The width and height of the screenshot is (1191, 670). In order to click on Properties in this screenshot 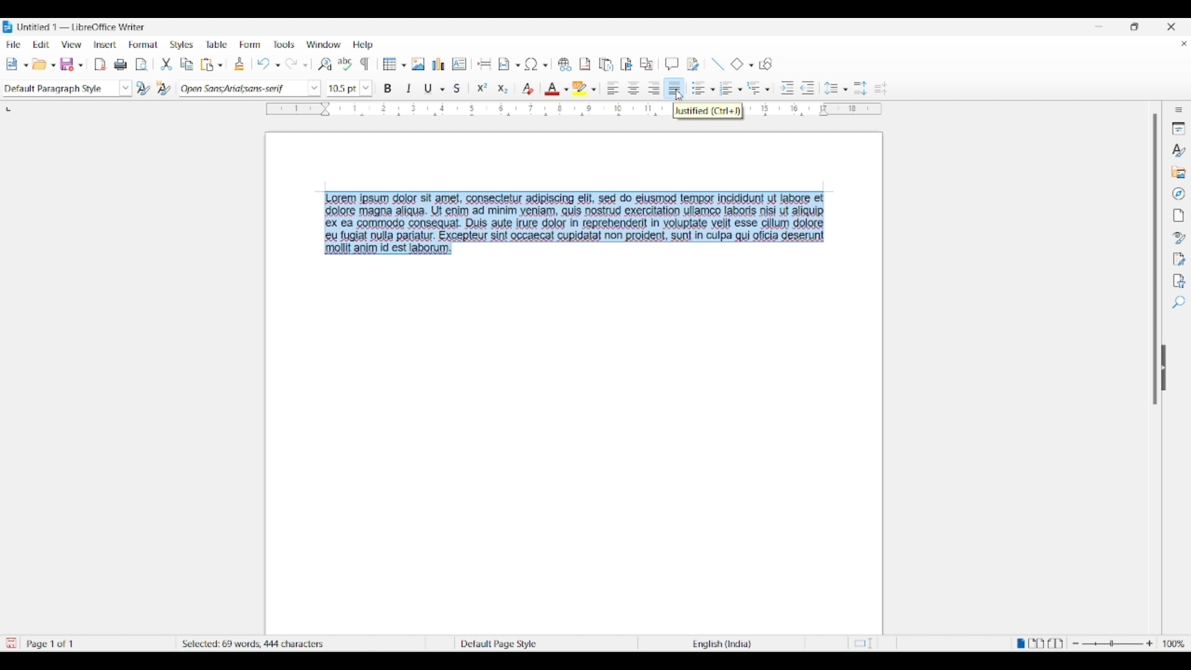, I will do `click(1179, 128)`.